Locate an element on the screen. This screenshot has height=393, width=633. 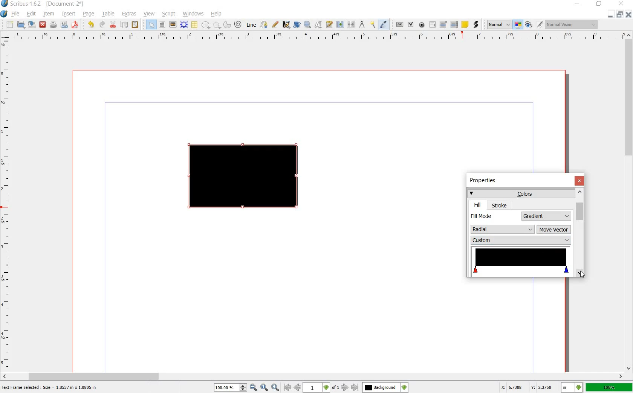
image frame is located at coordinates (172, 24).